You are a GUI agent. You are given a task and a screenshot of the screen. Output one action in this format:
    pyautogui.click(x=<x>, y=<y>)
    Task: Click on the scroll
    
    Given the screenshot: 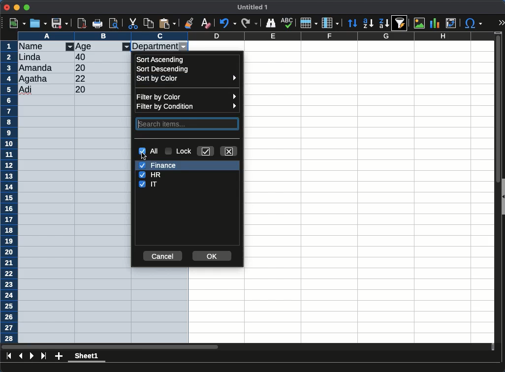 What is the action you would take?
    pyautogui.click(x=494, y=190)
    